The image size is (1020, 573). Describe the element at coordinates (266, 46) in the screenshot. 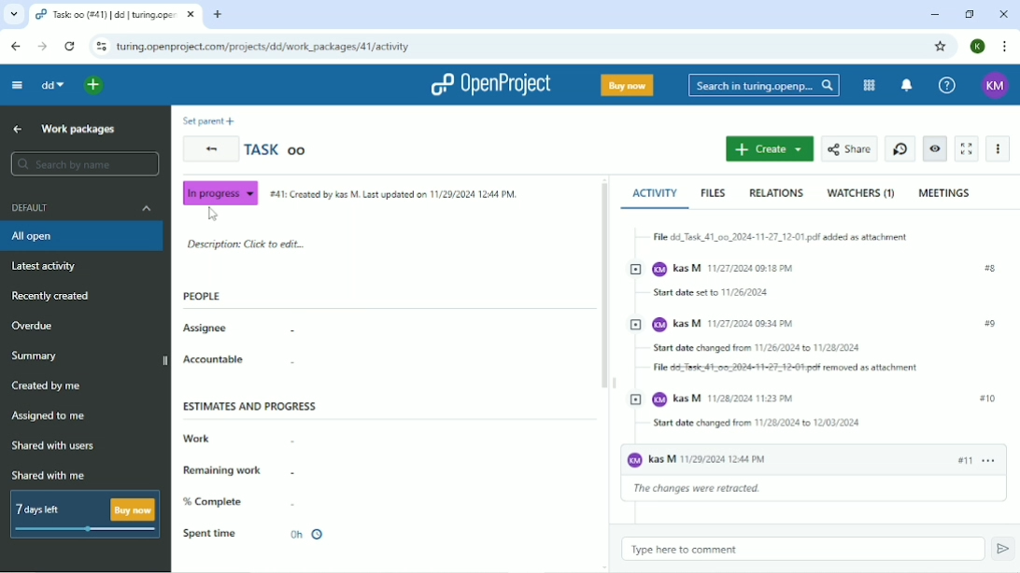

I see `Site` at that location.